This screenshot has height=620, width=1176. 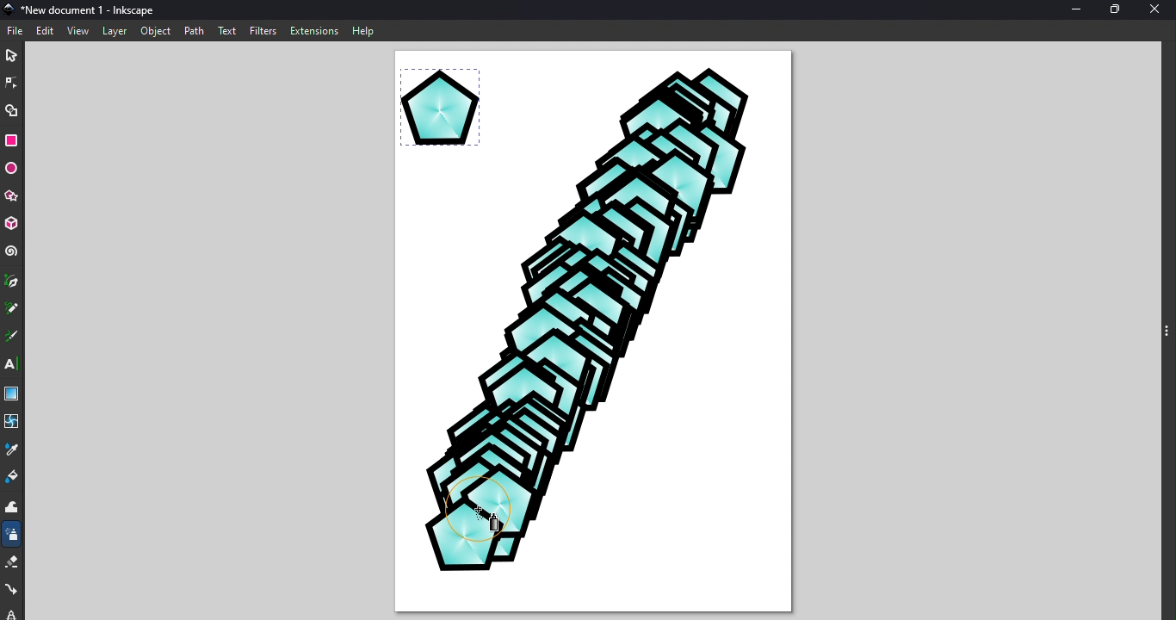 I want to click on Help, so click(x=363, y=30).